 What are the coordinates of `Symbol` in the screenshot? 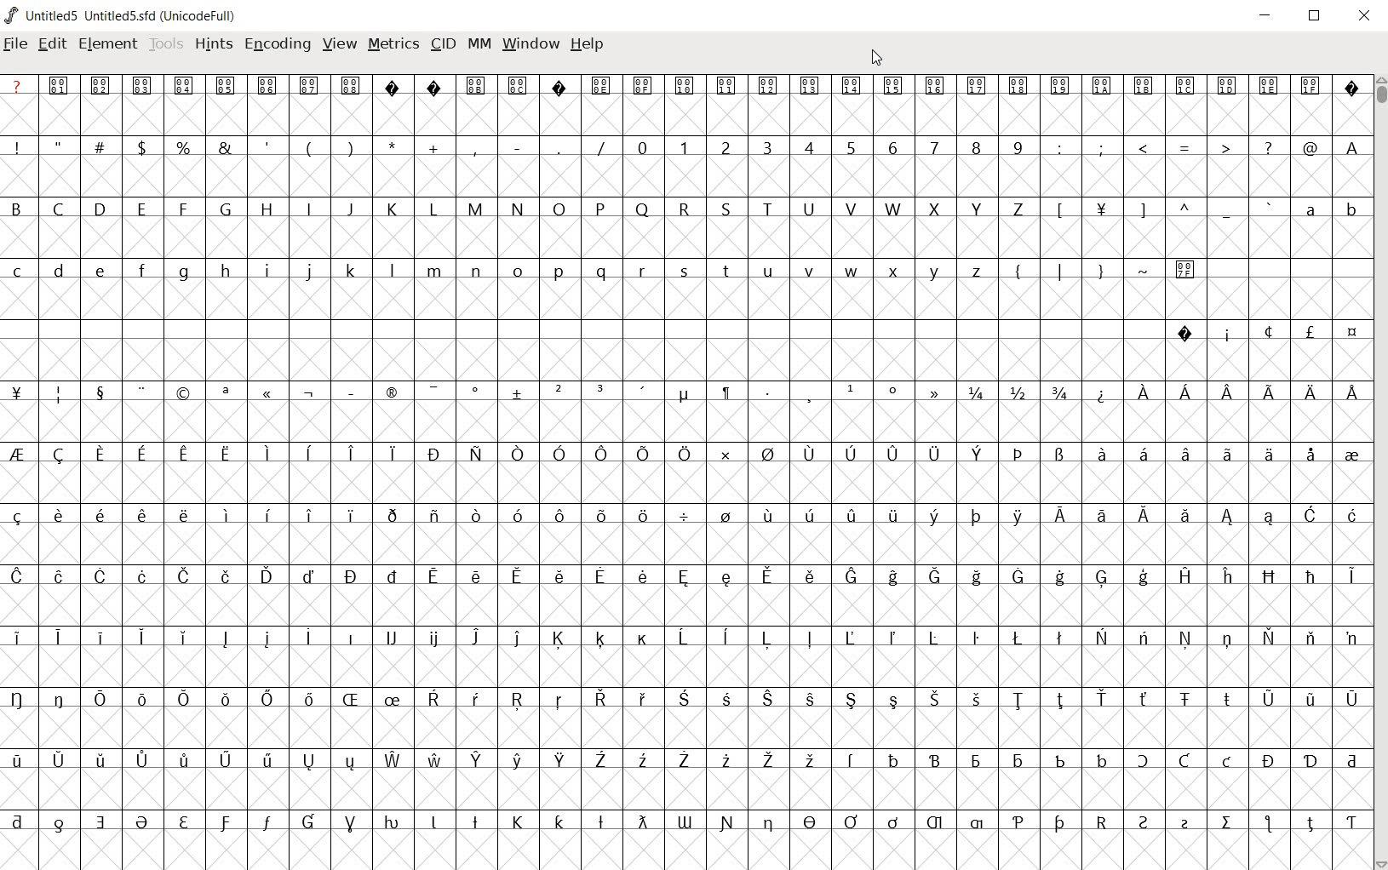 It's located at (519, 455).